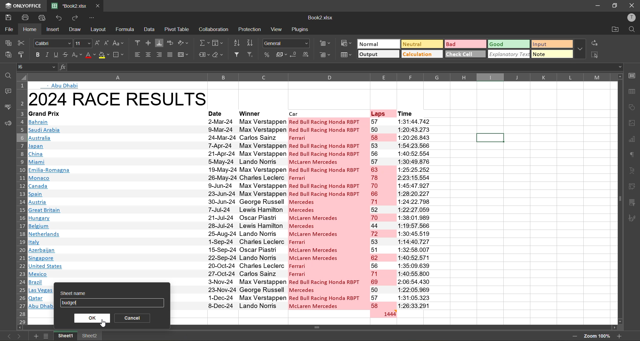 Image resolution: width=640 pixels, height=341 pixels. What do you see at coordinates (7, 16) in the screenshot?
I see `save` at bounding box center [7, 16].